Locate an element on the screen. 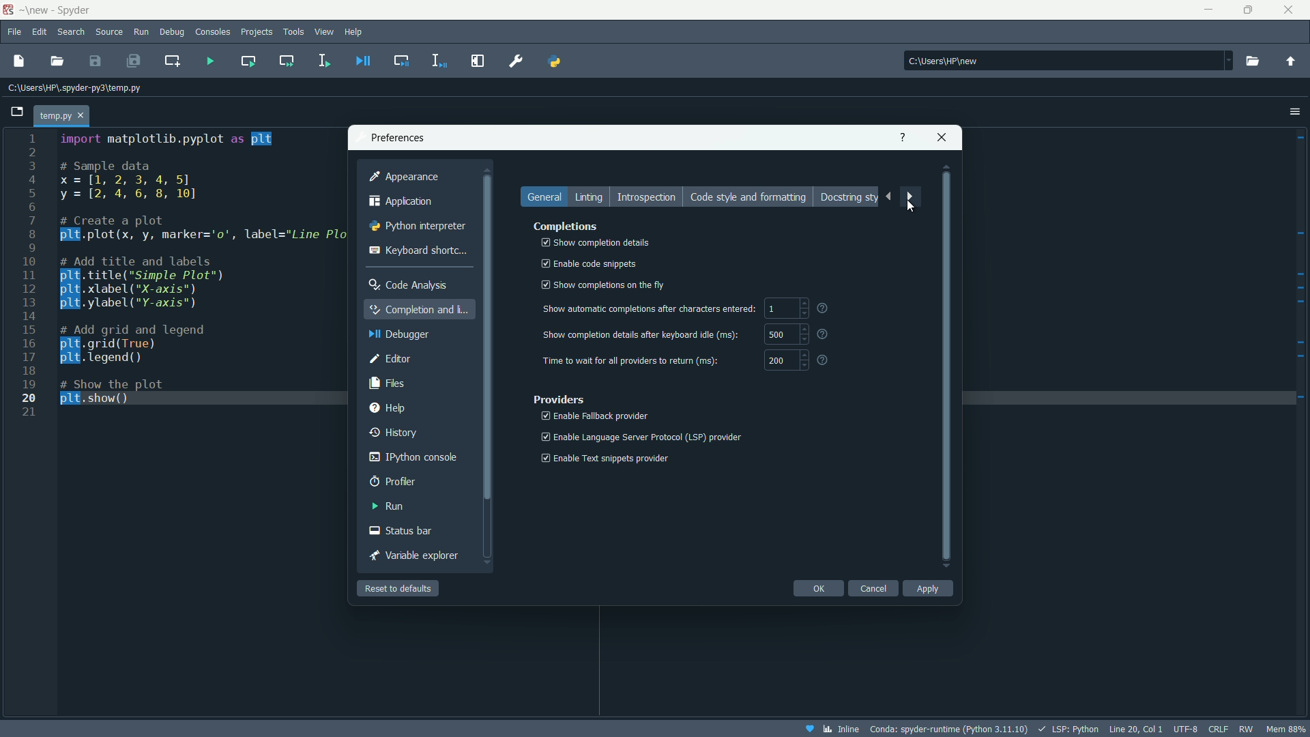 The height and width of the screenshot is (737, 1310). save file is located at coordinates (96, 61).